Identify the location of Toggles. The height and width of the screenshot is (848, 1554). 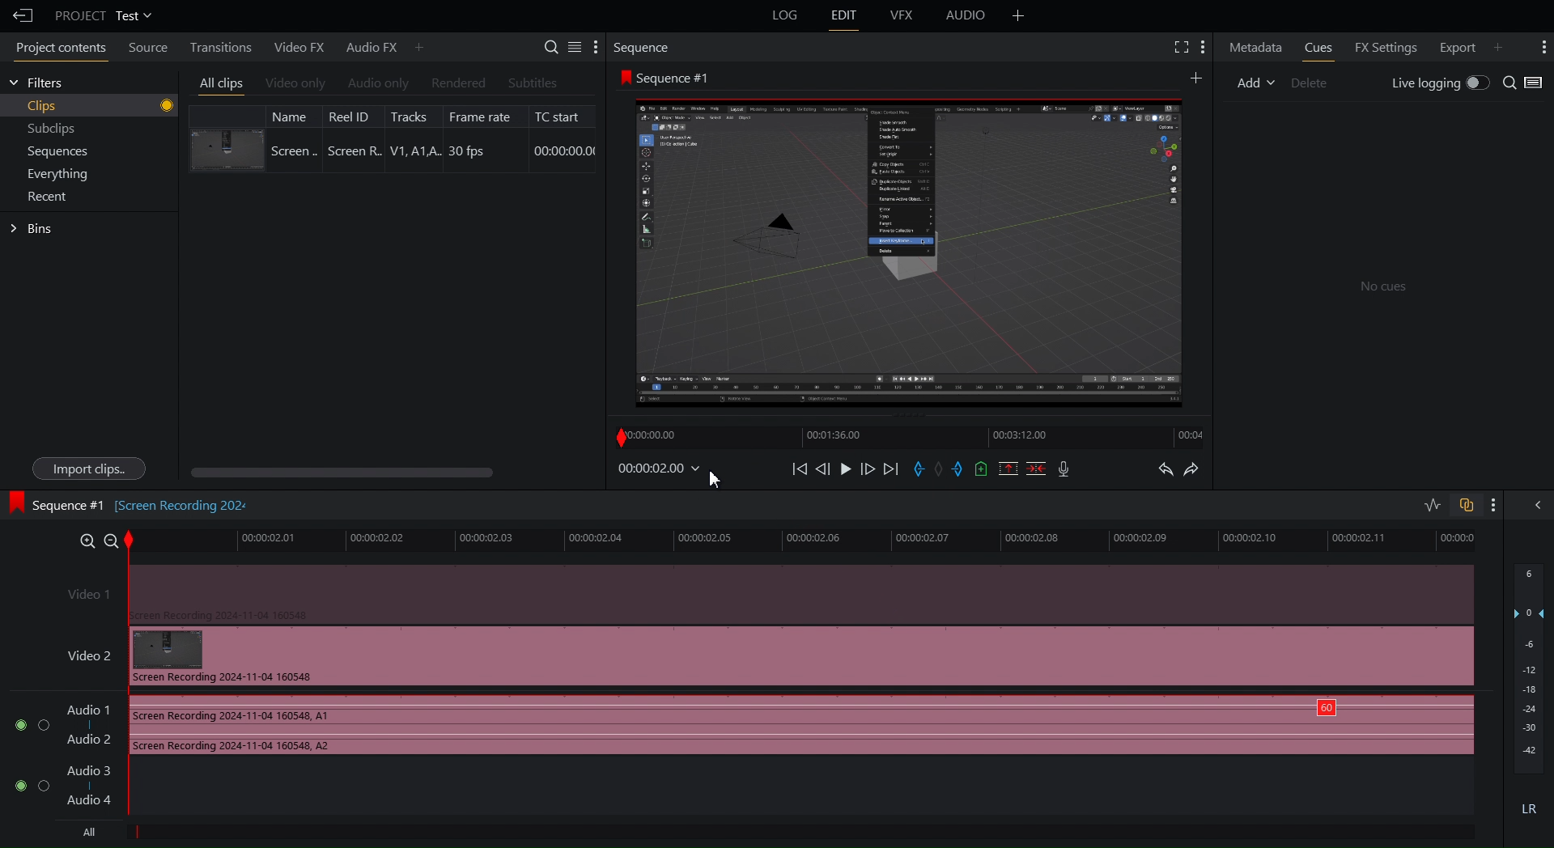
(1449, 507).